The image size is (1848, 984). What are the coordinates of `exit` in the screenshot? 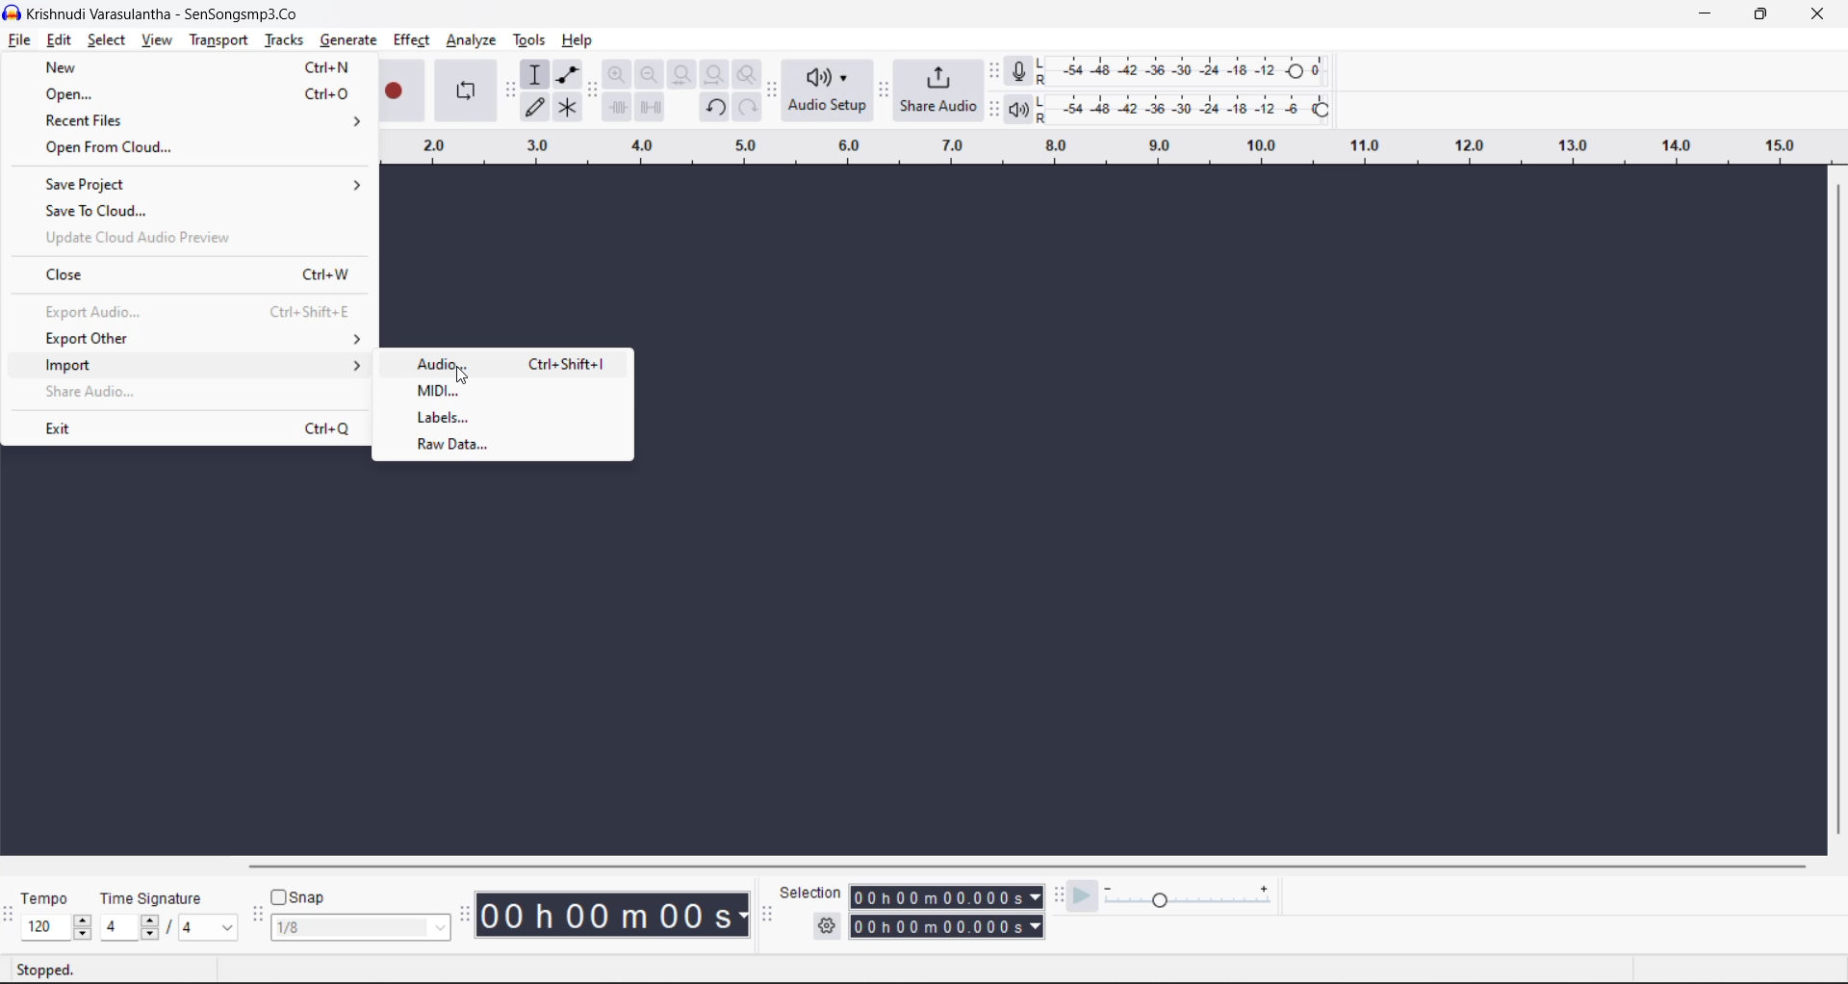 It's located at (197, 431).